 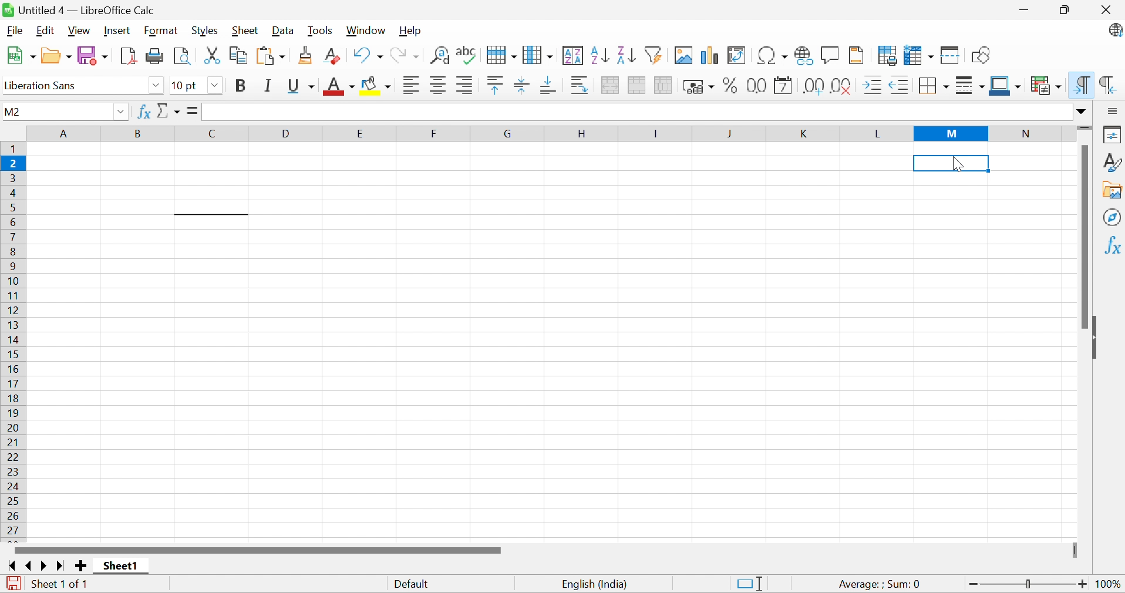 I want to click on Left-to-right, so click(x=1080, y=85).